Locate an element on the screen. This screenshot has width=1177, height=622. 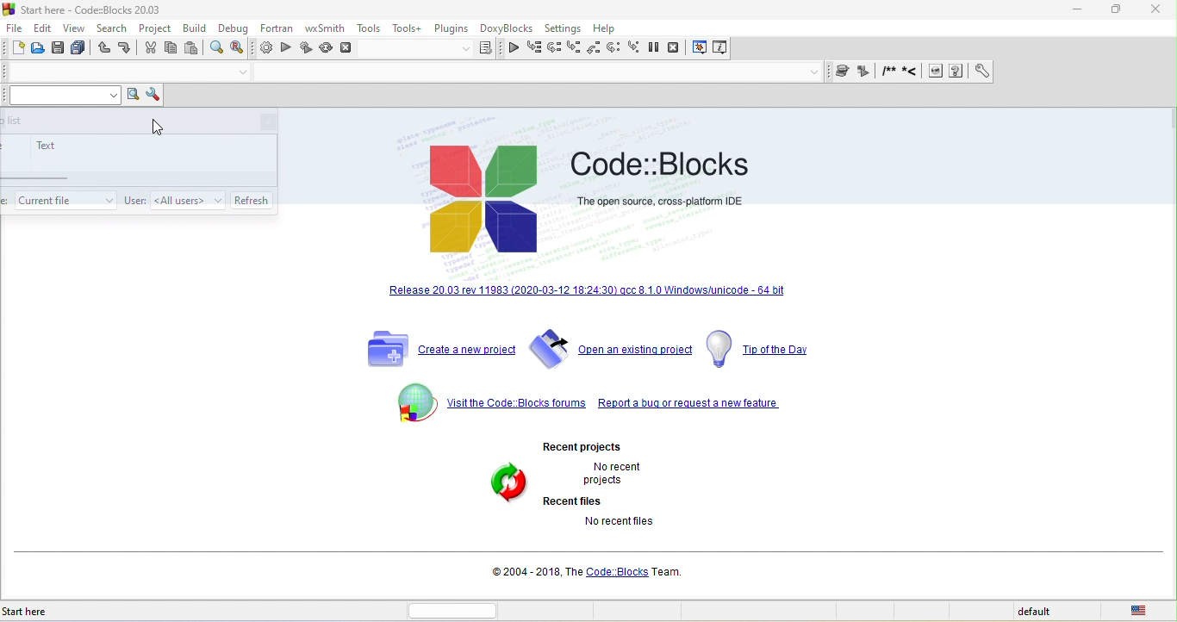
run  is located at coordinates (286, 49).